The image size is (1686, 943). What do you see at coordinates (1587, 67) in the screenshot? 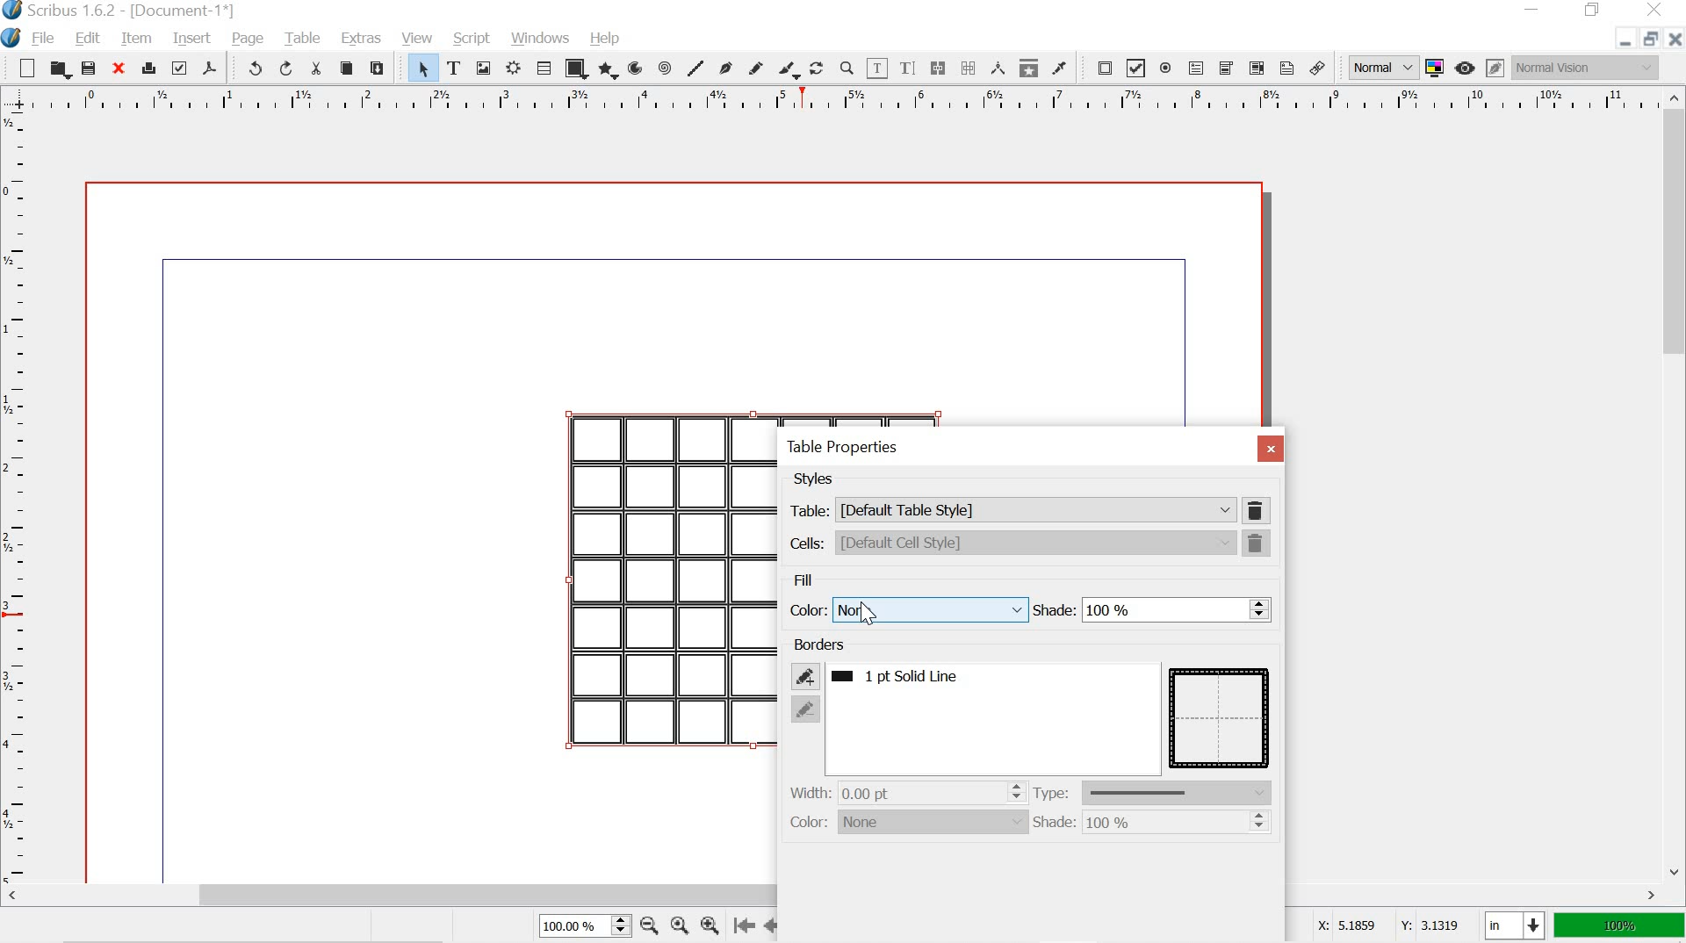
I see `normal vision` at bounding box center [1587, 67].